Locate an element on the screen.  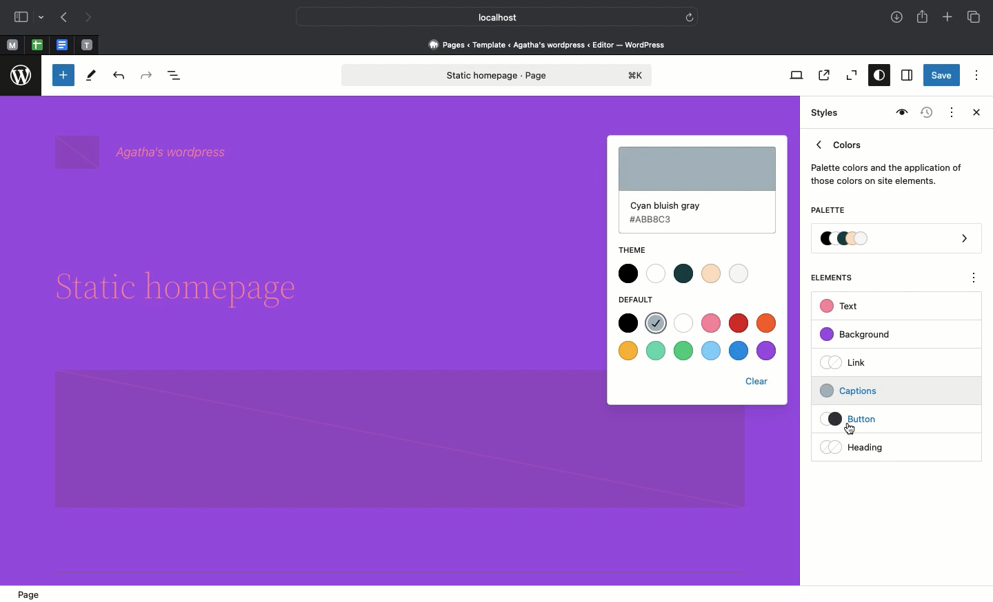
cursor is located at coordinates (851, 429).